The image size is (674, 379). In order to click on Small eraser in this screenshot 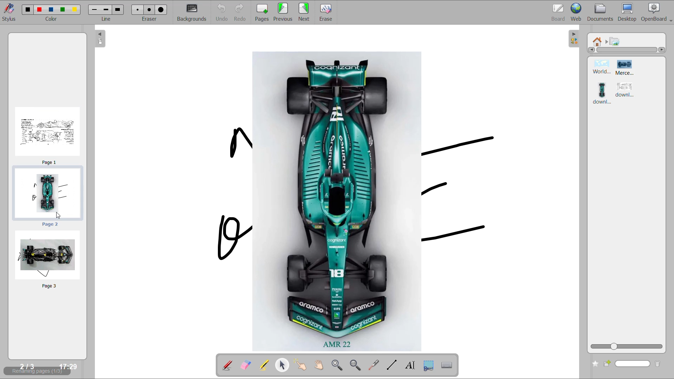, I will do `click(139, 10)`.